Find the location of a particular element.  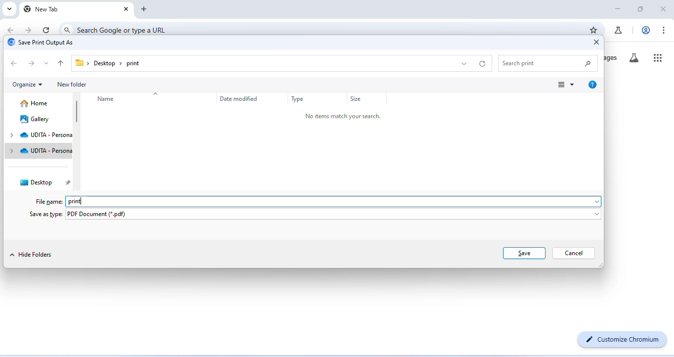

name is located at coordinates (107, 99).